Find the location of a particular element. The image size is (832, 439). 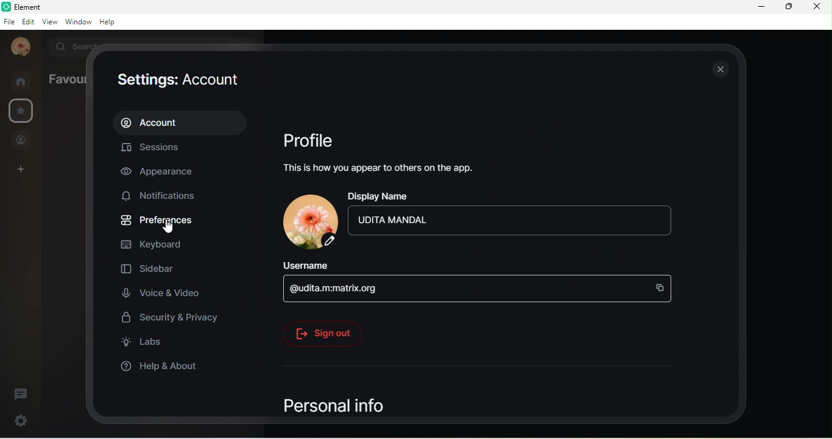

appearance is located at coordinates (160, 173).